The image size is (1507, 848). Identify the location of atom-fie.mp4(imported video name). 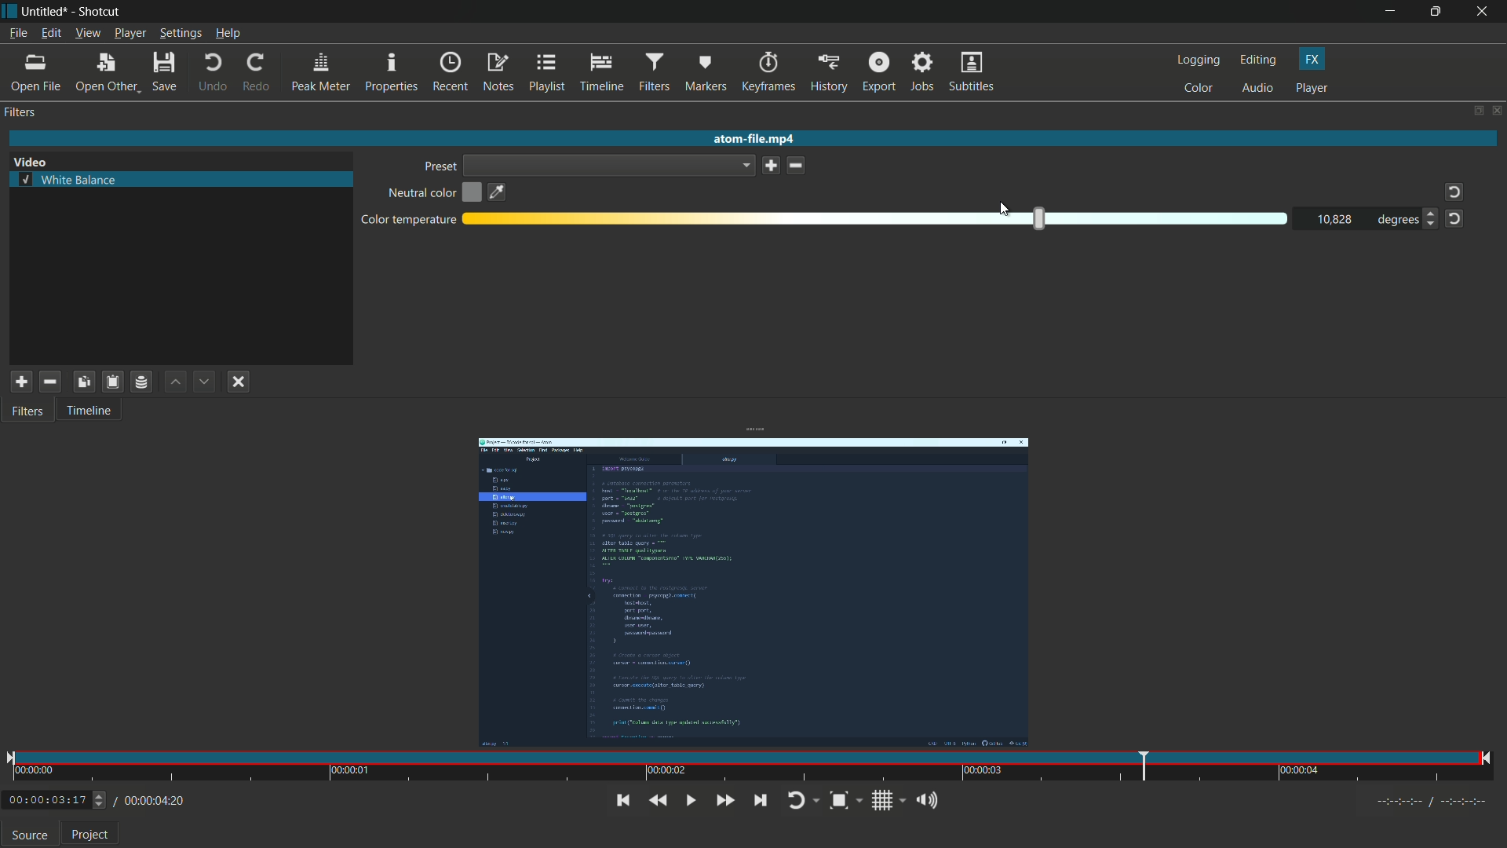
(750, 139).